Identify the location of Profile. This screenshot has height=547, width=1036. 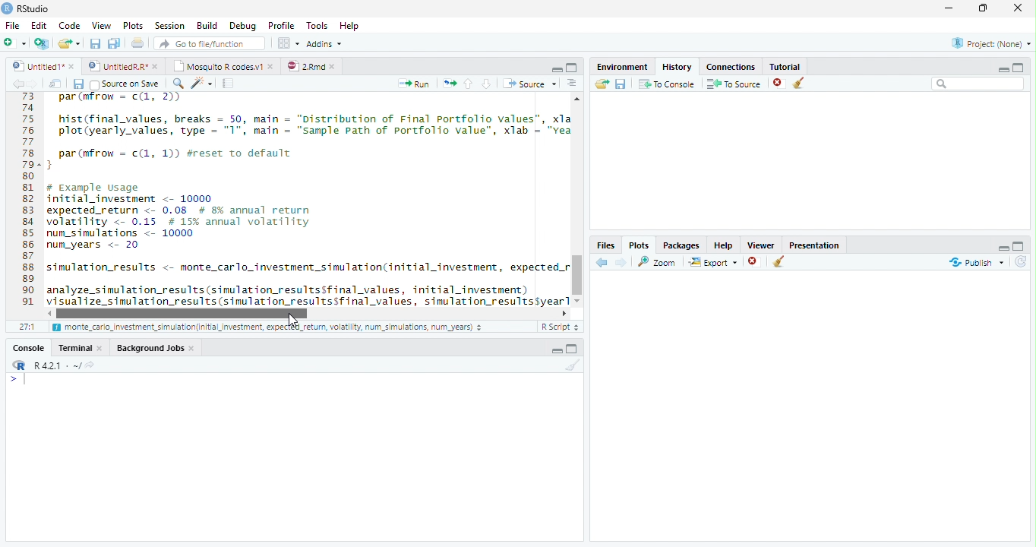
(280, 25).